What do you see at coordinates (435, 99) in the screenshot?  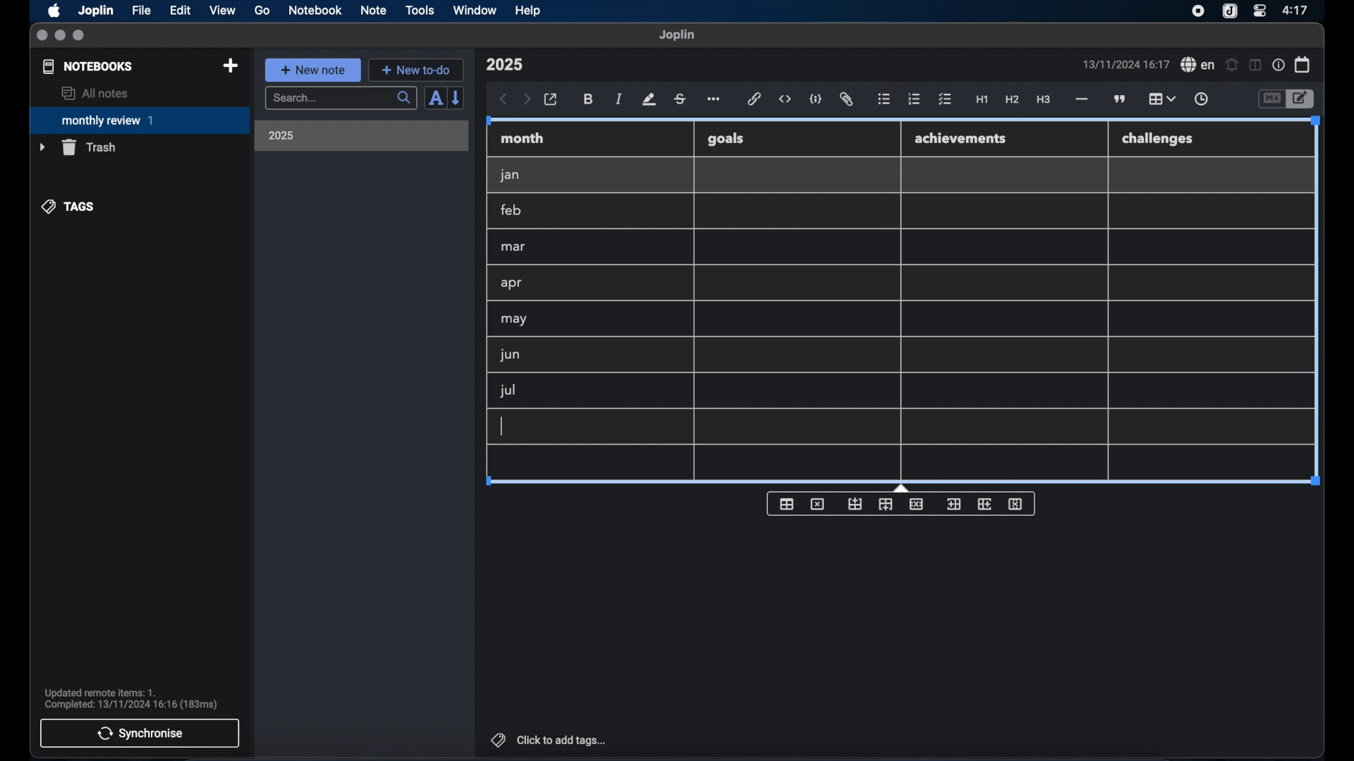 I see `sort order field` at bounding box center [435, 99].